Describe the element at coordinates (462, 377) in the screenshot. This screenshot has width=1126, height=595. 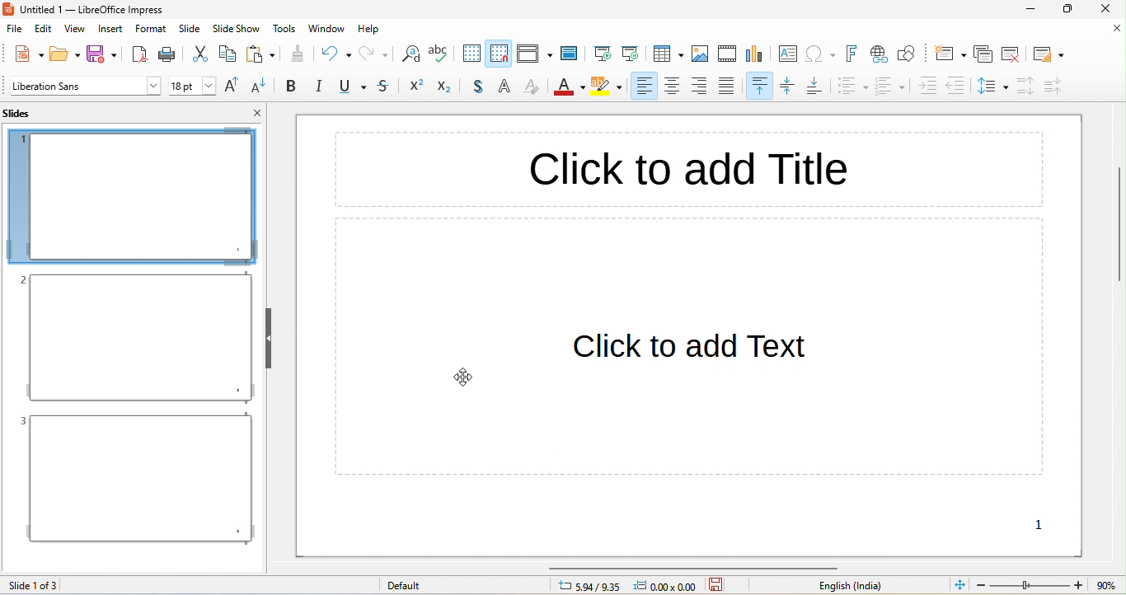
I see `cursor` at that location.